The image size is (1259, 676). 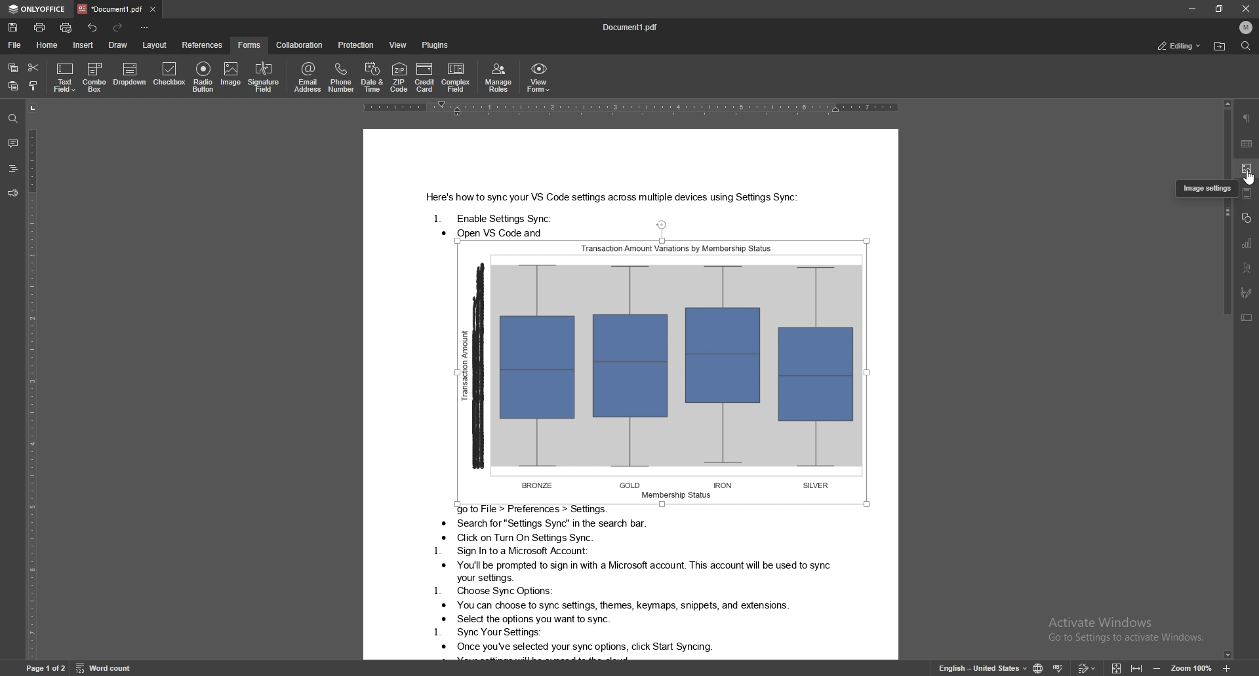 What do you see at coordinates (1086, 668) in the screenshot?
I see `track changes` at bounding box center [1086, 668].